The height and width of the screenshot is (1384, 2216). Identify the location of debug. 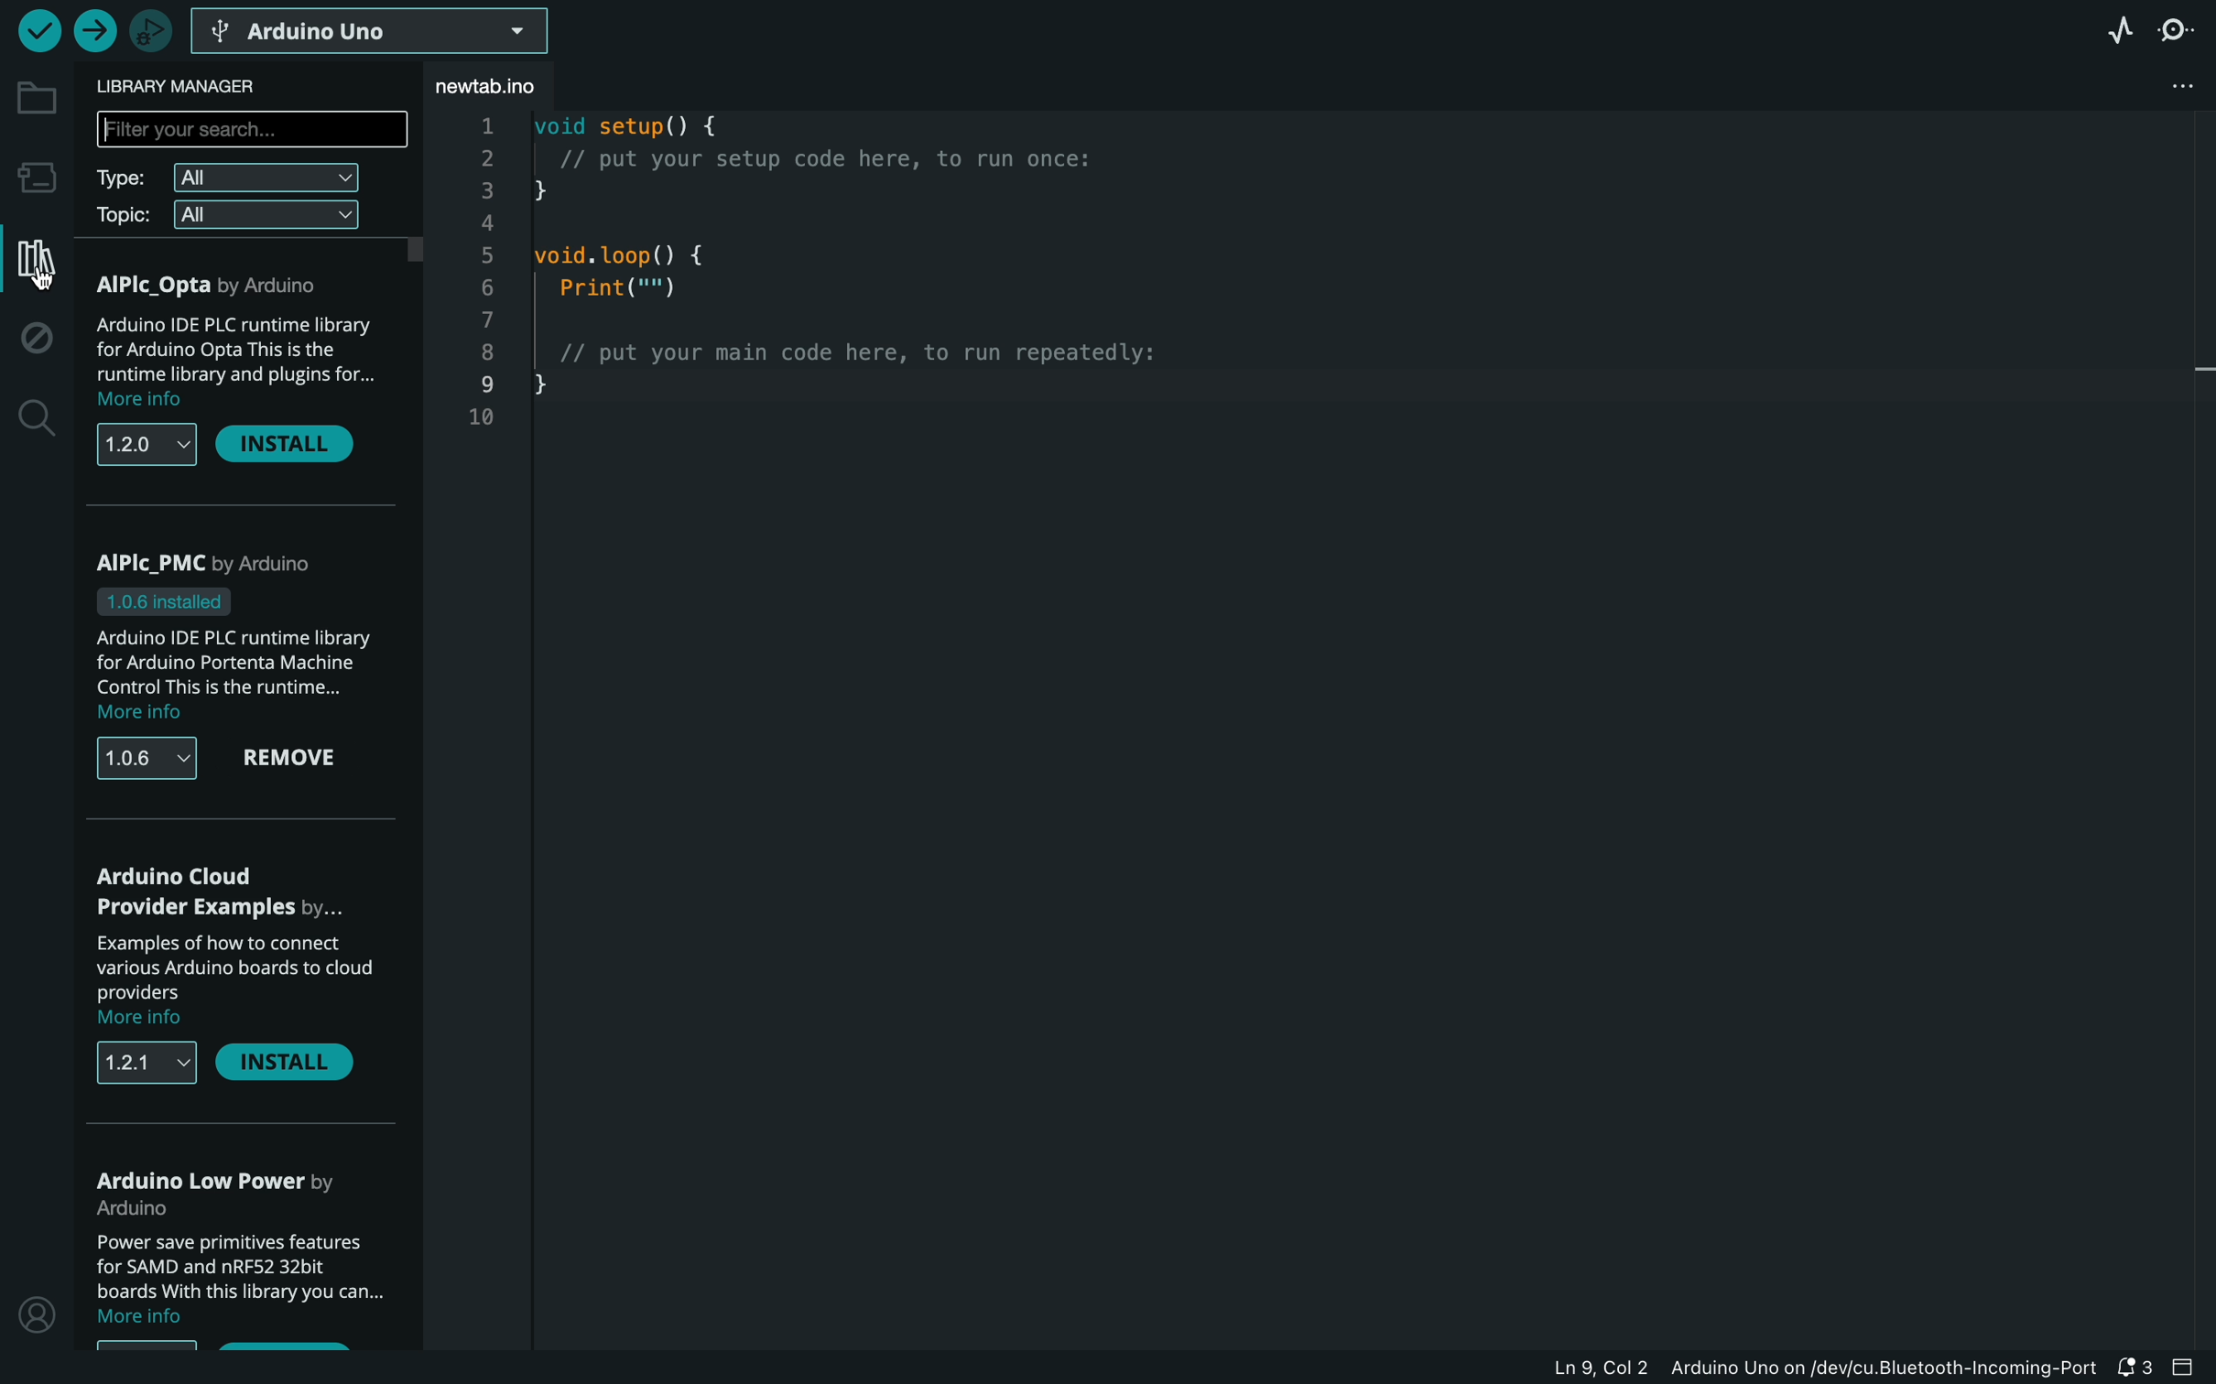
(38, 341).